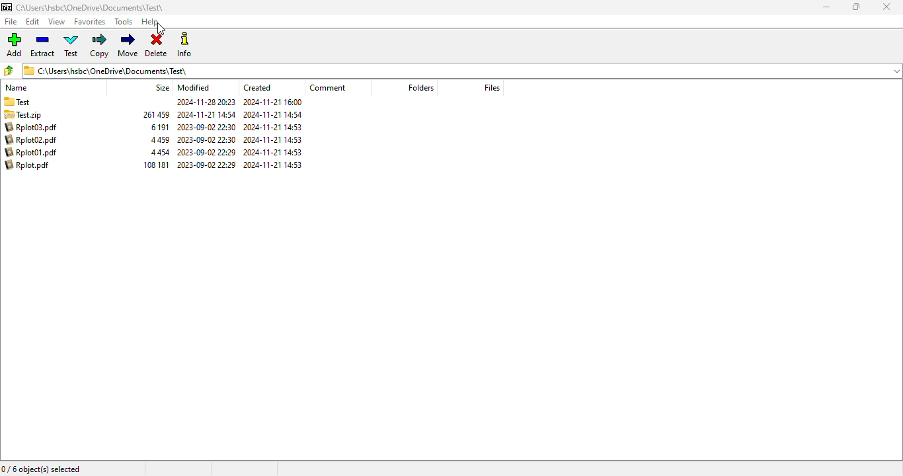 The image size is (903, 476). What do you see at coordinates (420, 87) in the screenshot?
I see `folders` at bounding box center [420, 87].